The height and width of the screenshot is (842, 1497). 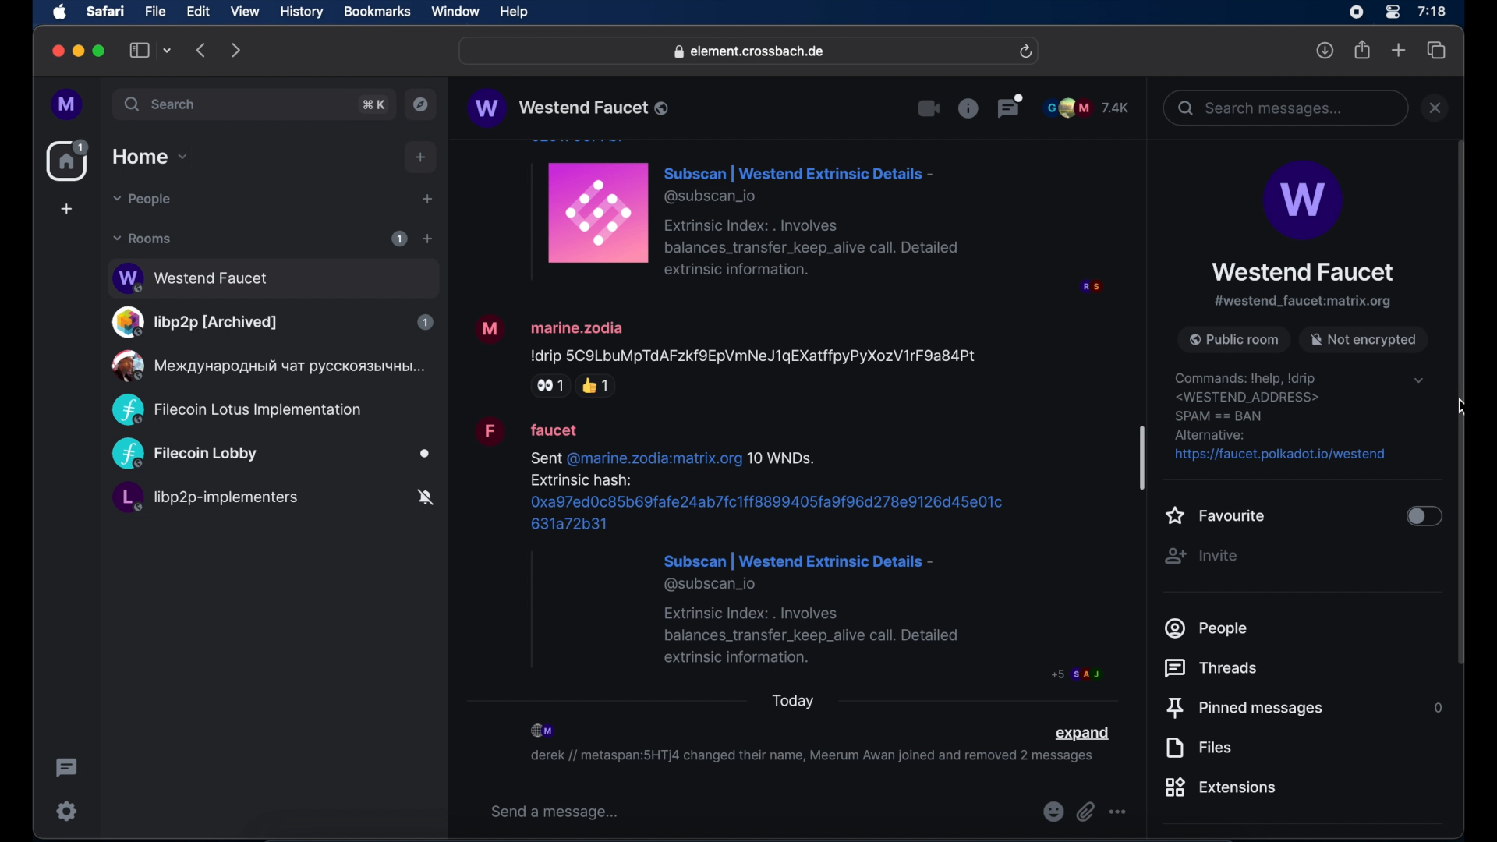 I want to click on forward, so click(x=236, y=50).